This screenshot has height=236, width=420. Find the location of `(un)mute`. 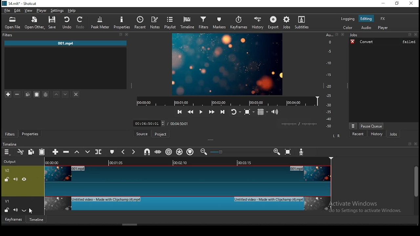

(un)mute is located at coordinates (15, 210).